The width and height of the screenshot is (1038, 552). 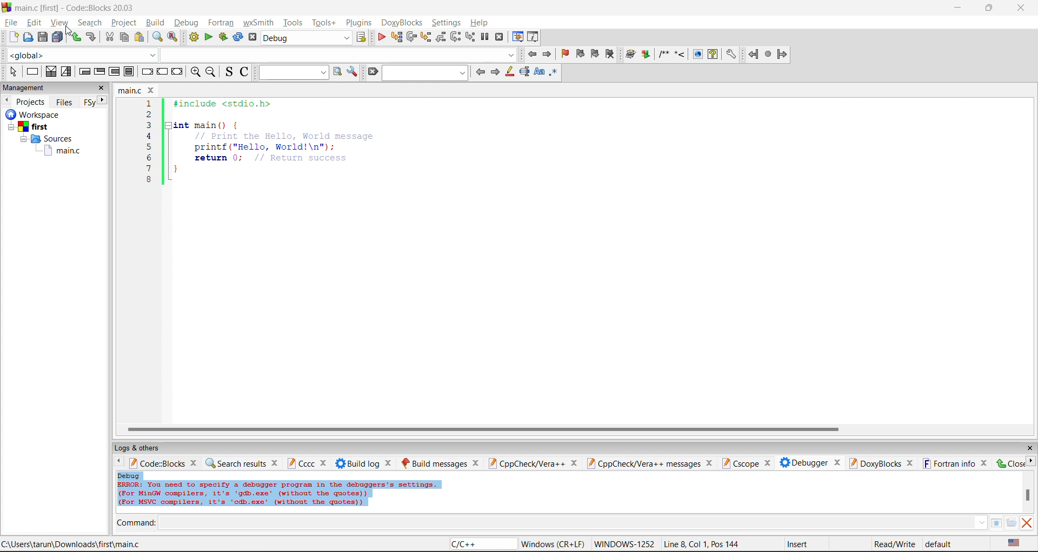 What do you see at coordinates (222, 38) in the screenshot?
I see `build and run` at bounding box center [222, 38].